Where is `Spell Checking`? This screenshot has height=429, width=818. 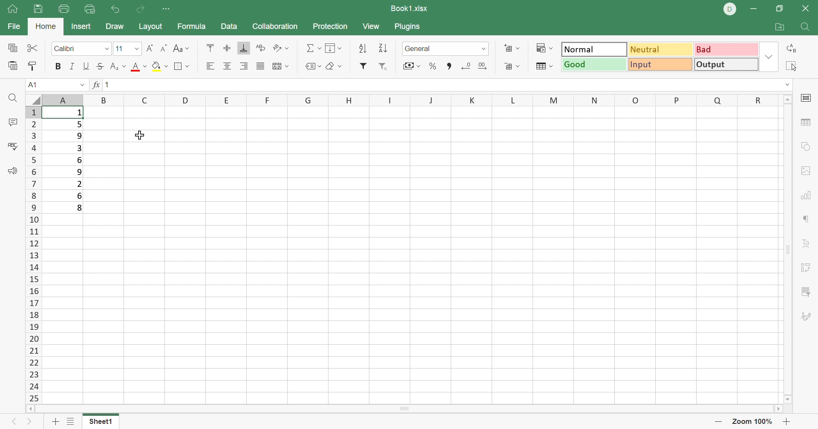
Spell Checking is located at coordinates (13, 147).